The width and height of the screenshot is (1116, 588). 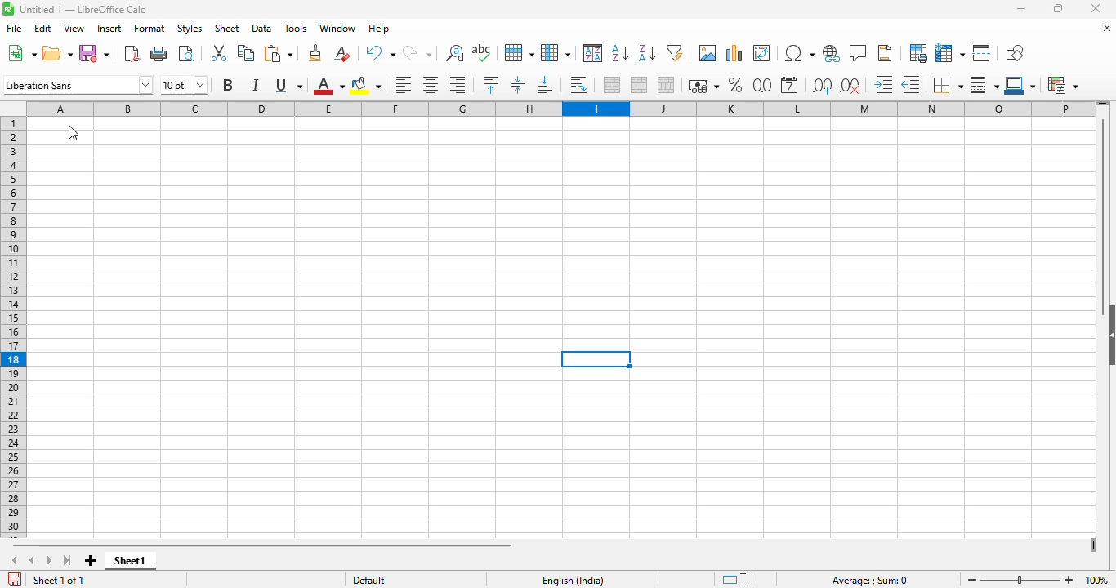 What do you see at coordinates (417, 54) in the screenshot?
I see `redo` at bounding box center [417, 54].